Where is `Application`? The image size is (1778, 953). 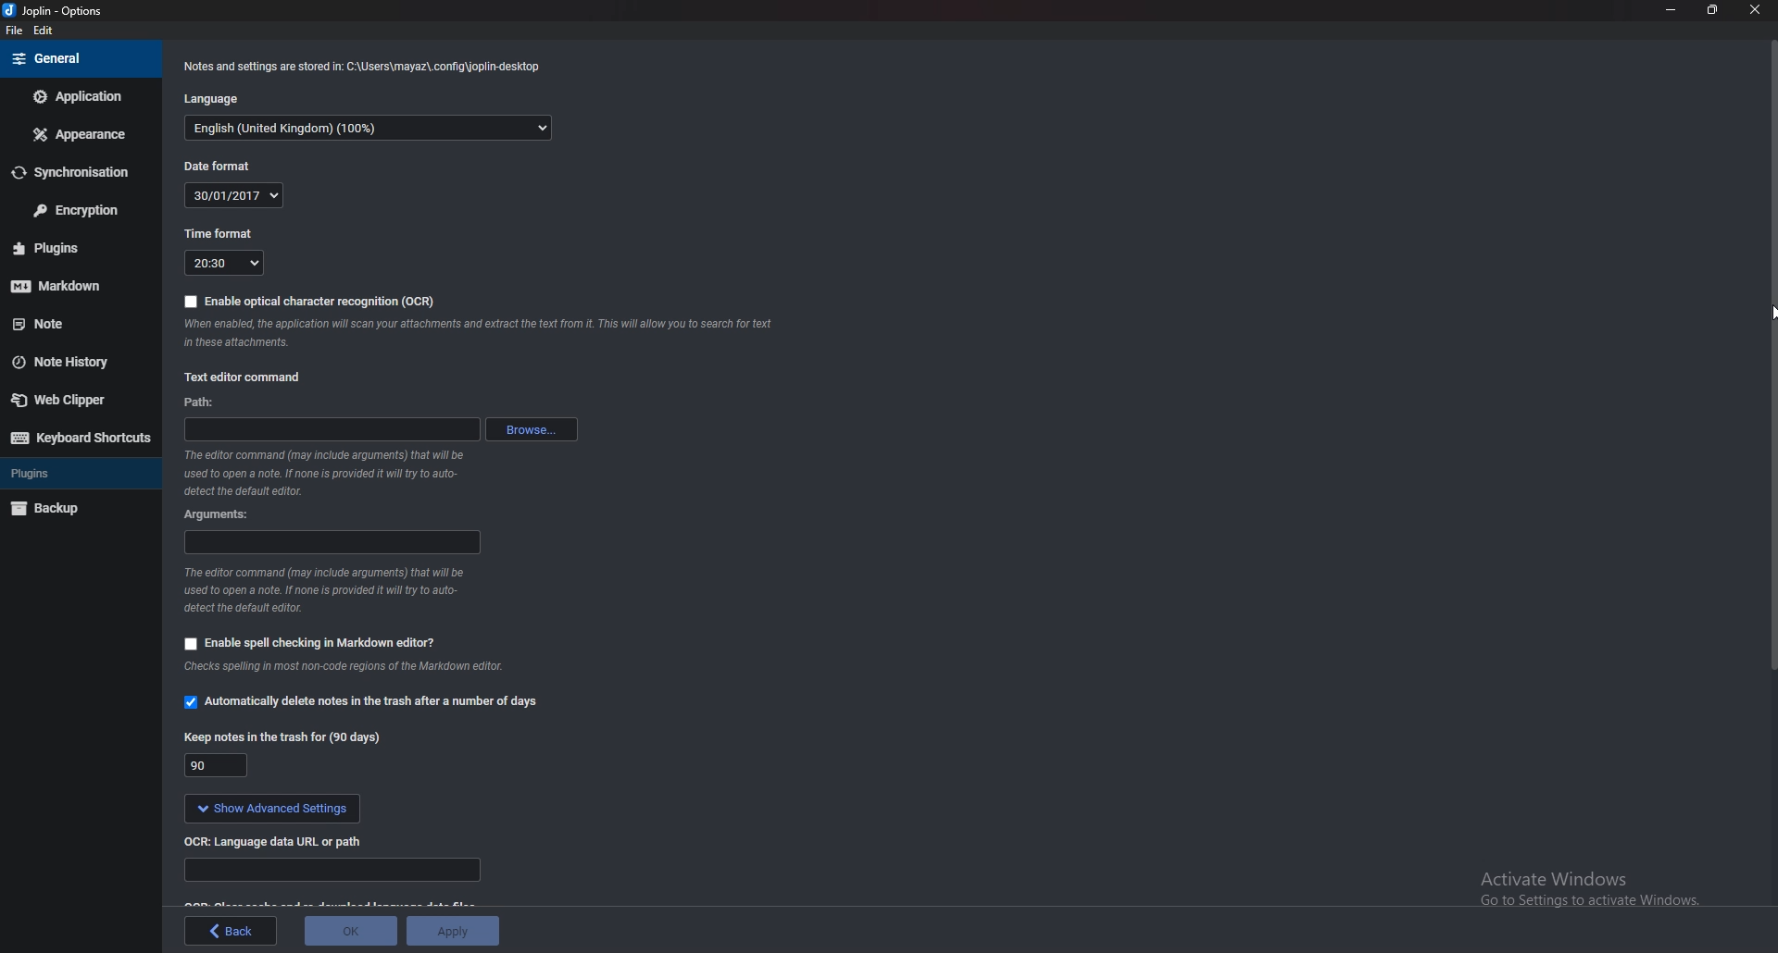 Application is located at coordinates (79, 97).